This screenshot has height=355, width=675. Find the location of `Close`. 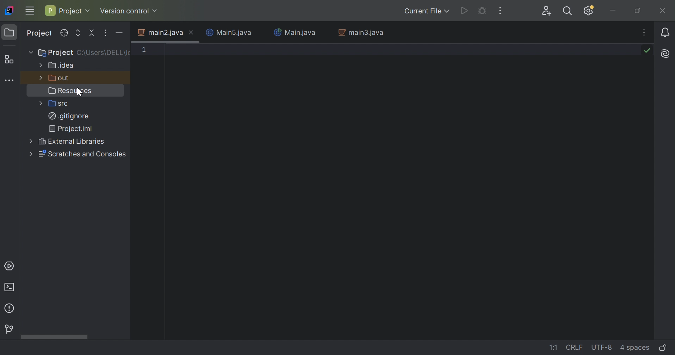

Close is located at coordinates (662, 11).